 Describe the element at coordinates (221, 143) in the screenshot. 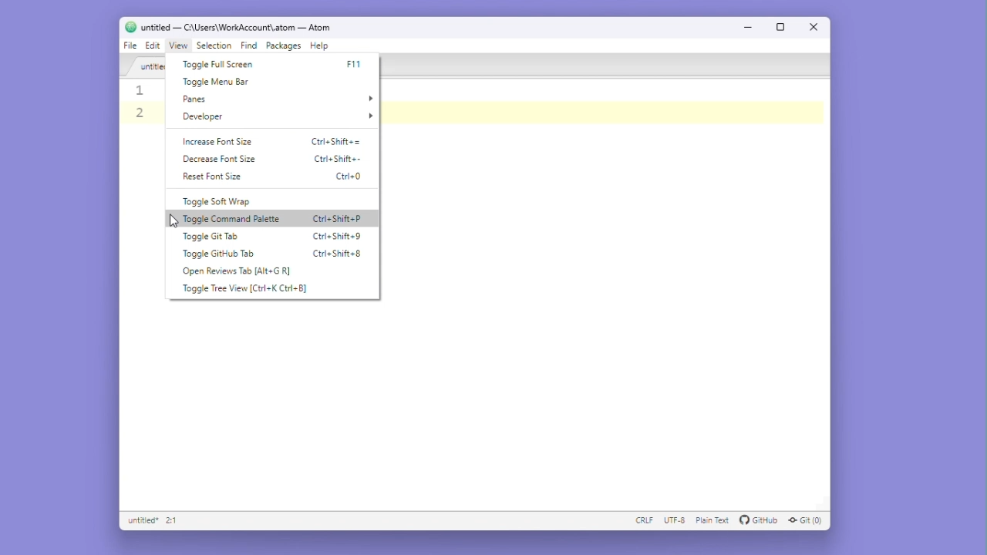

I see `Increase font size` at that location.